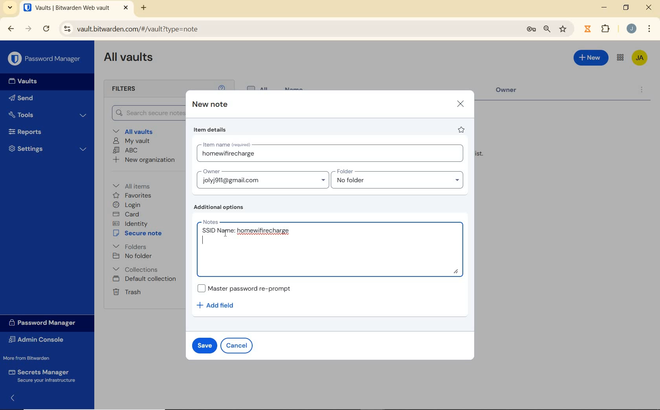 This screenshot has height=410, width=660. I want to click on More from Bitwarden, so click(32, 358).